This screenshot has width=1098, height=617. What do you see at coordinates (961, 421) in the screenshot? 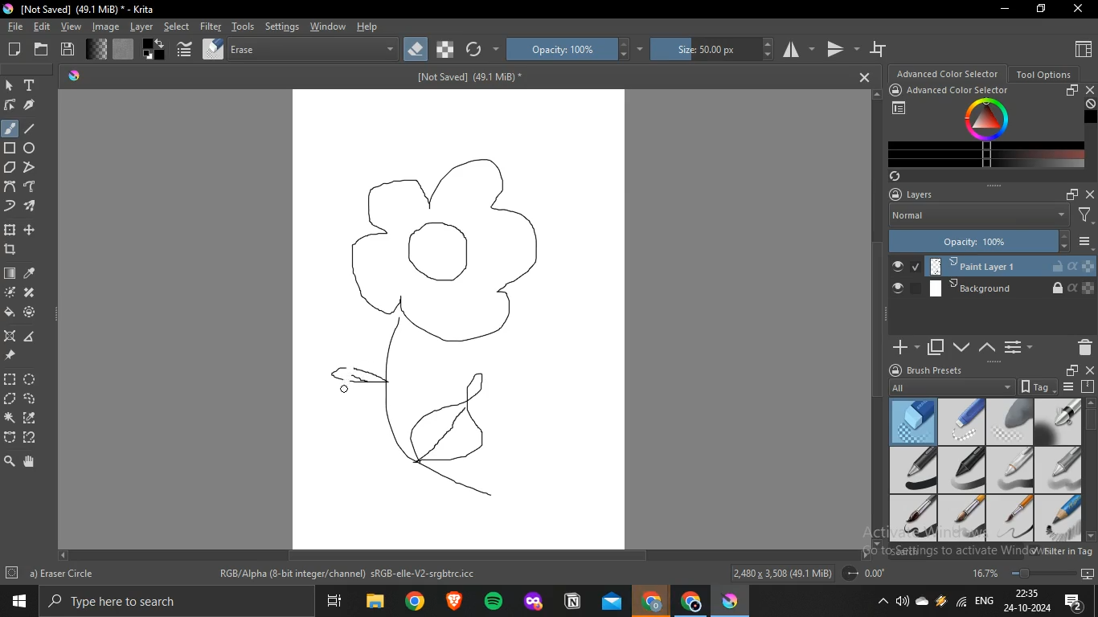
I see `eraser small` at bounding box center [961, 421].